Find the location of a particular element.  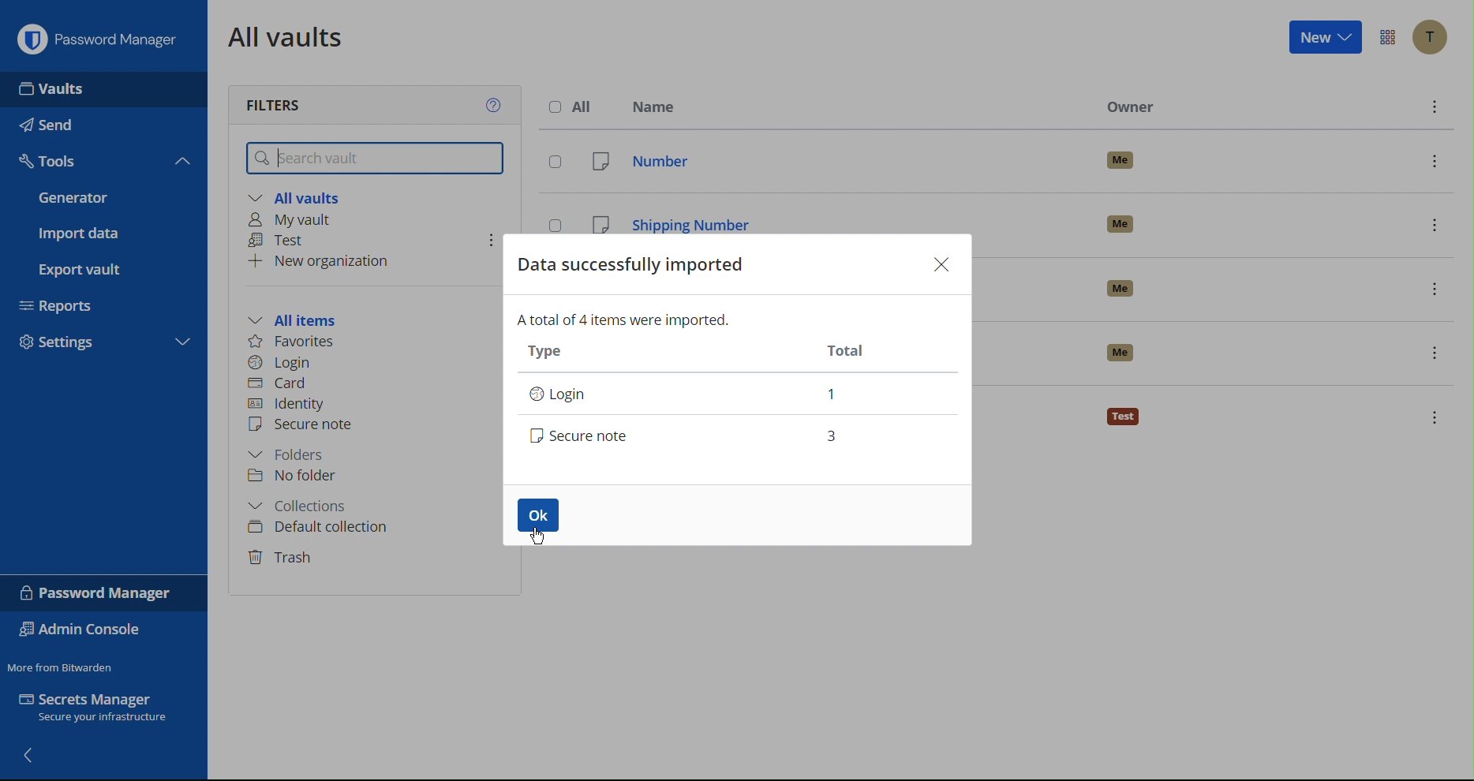

Export vault is located at coordinates (97, 269).